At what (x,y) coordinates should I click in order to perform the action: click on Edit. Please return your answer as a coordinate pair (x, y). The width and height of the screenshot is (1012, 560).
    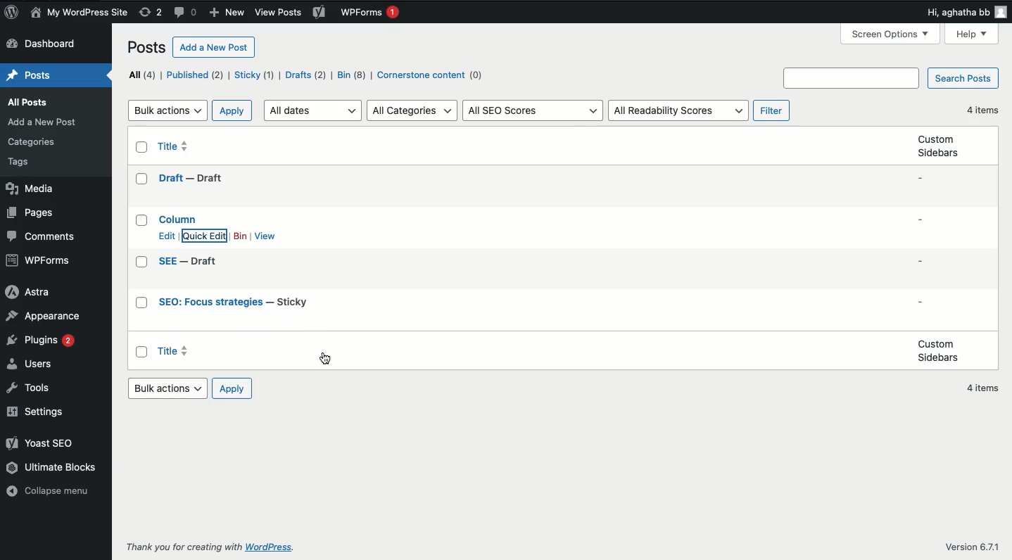
    Looking at the image, I should click on (166, 236).